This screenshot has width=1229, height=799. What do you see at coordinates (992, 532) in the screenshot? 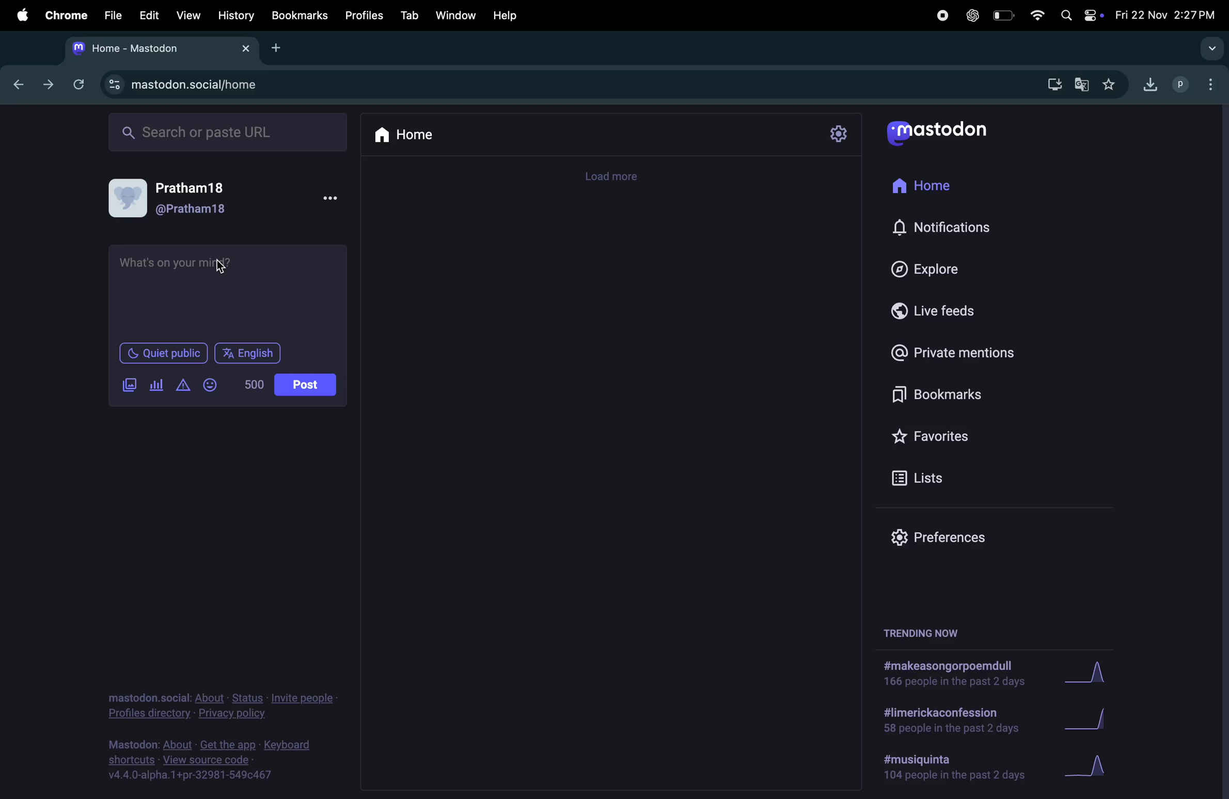
I see `preference` at bounding box center [992, 532].